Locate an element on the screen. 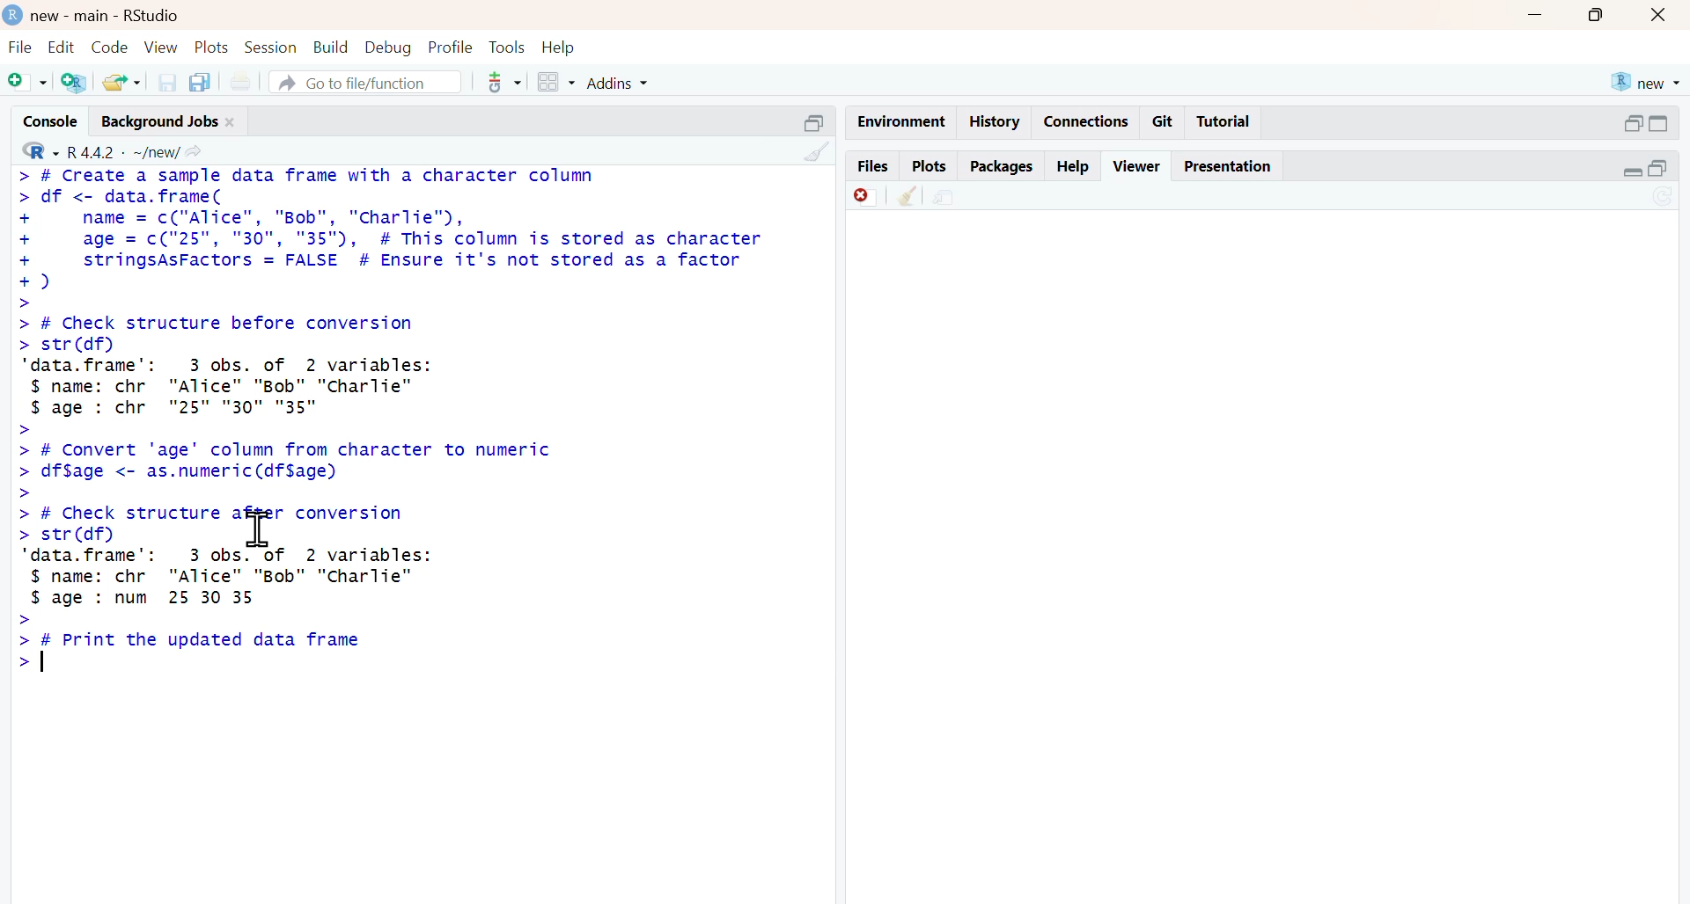 This screenshot has height=904, width=1690. viewer is located at coordinates (1139, 166).